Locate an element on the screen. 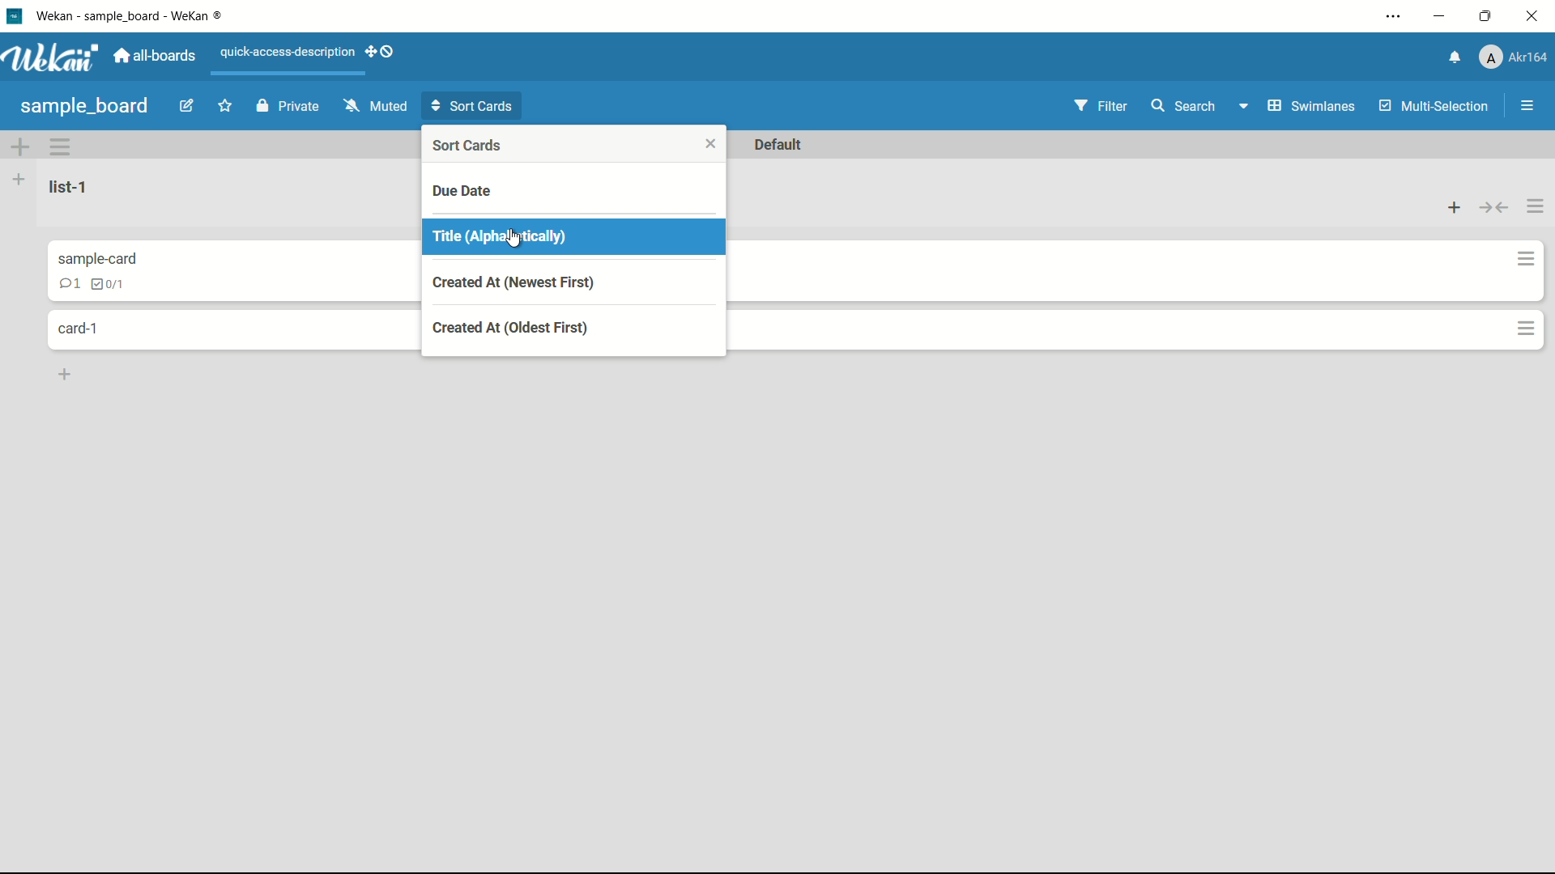 The image size is (1555, 874). due date is located at coordinates (462, 190).